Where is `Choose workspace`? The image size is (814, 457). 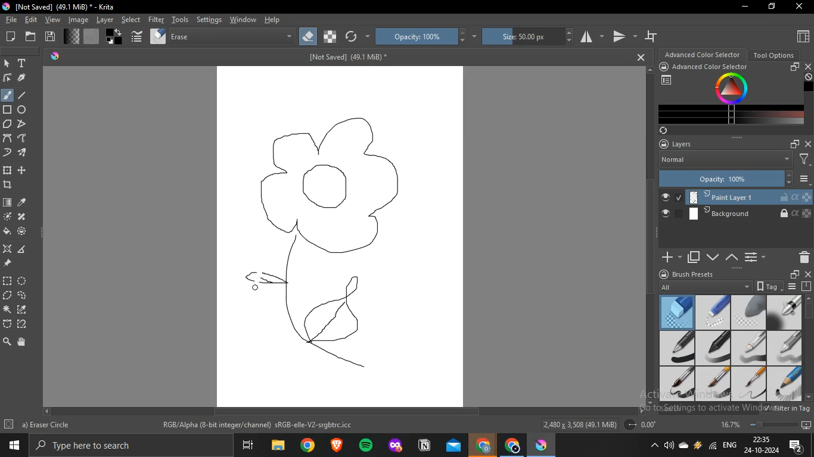
Choose workspace is located at coordinates (802, 36).